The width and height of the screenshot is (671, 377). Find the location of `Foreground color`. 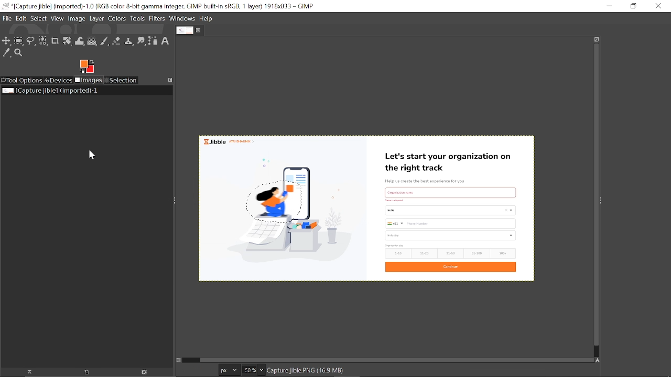

Foreground color is located at coordinates (87, 66).